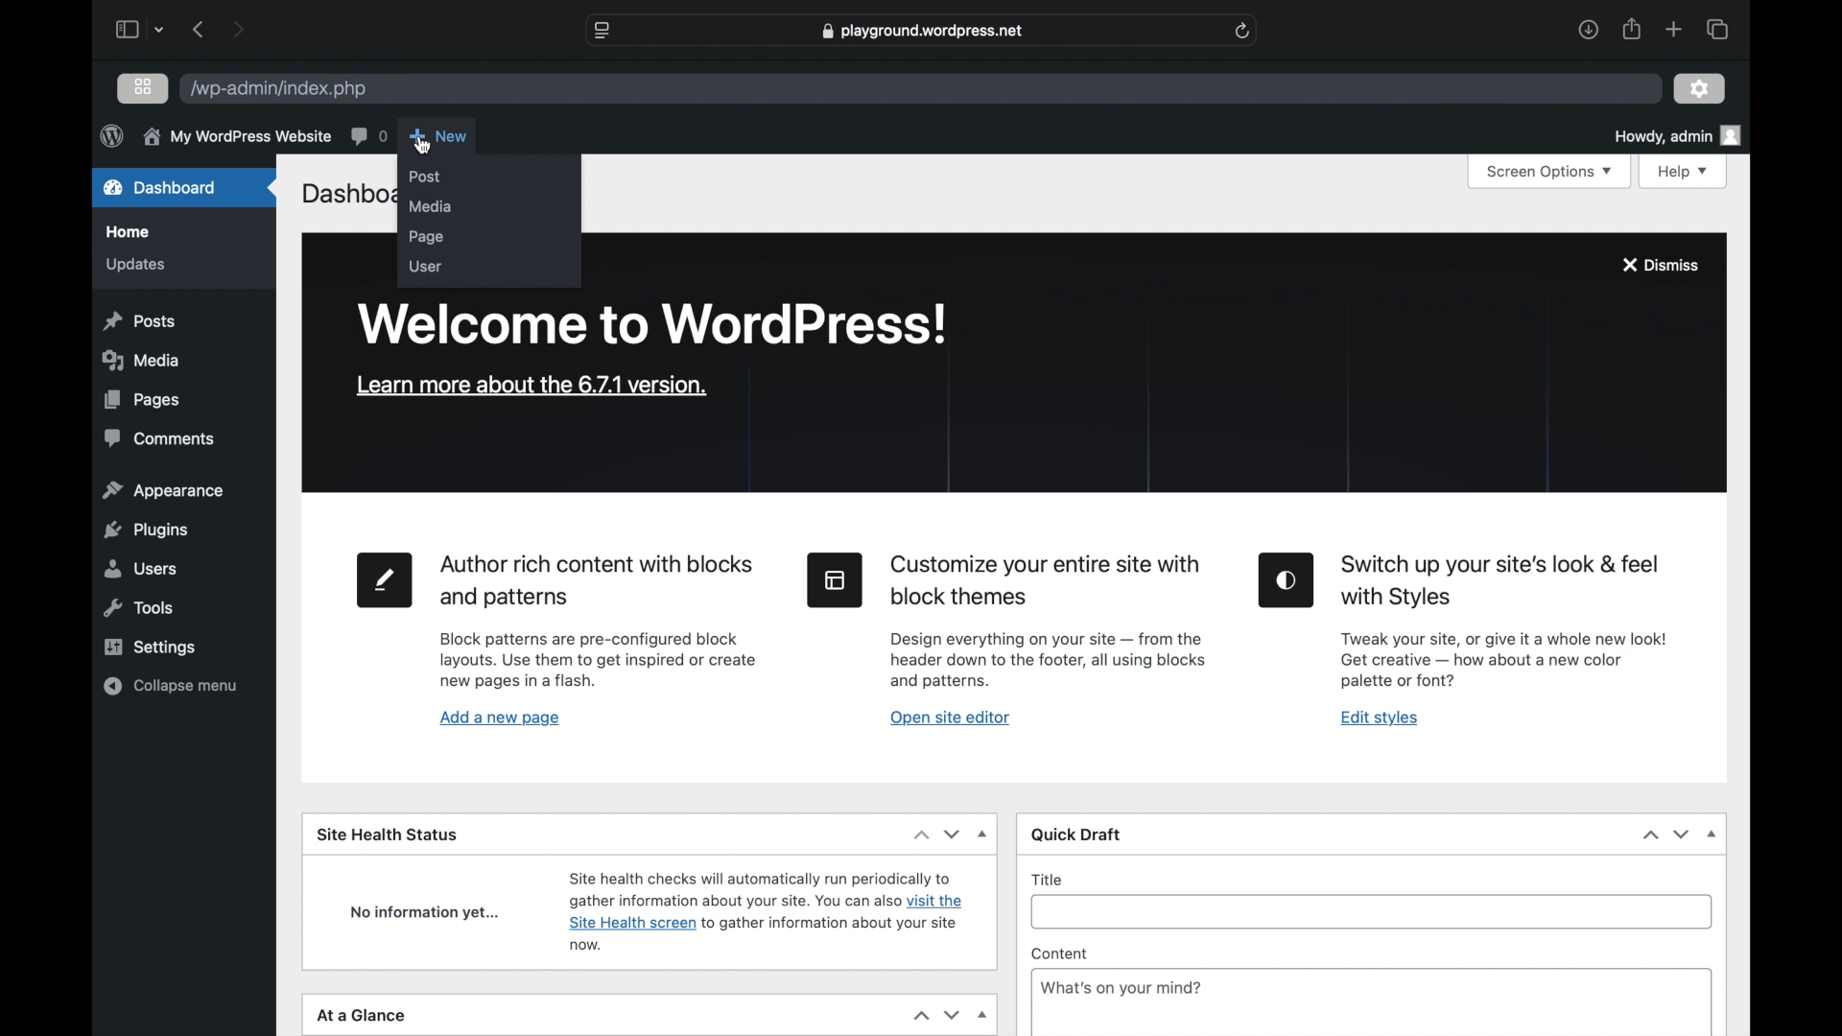 The image size is (1842, 1036). What do you see at coordinates (1633, 30) in the screenshot?
I see `share` at bounding box center [1633, 30].